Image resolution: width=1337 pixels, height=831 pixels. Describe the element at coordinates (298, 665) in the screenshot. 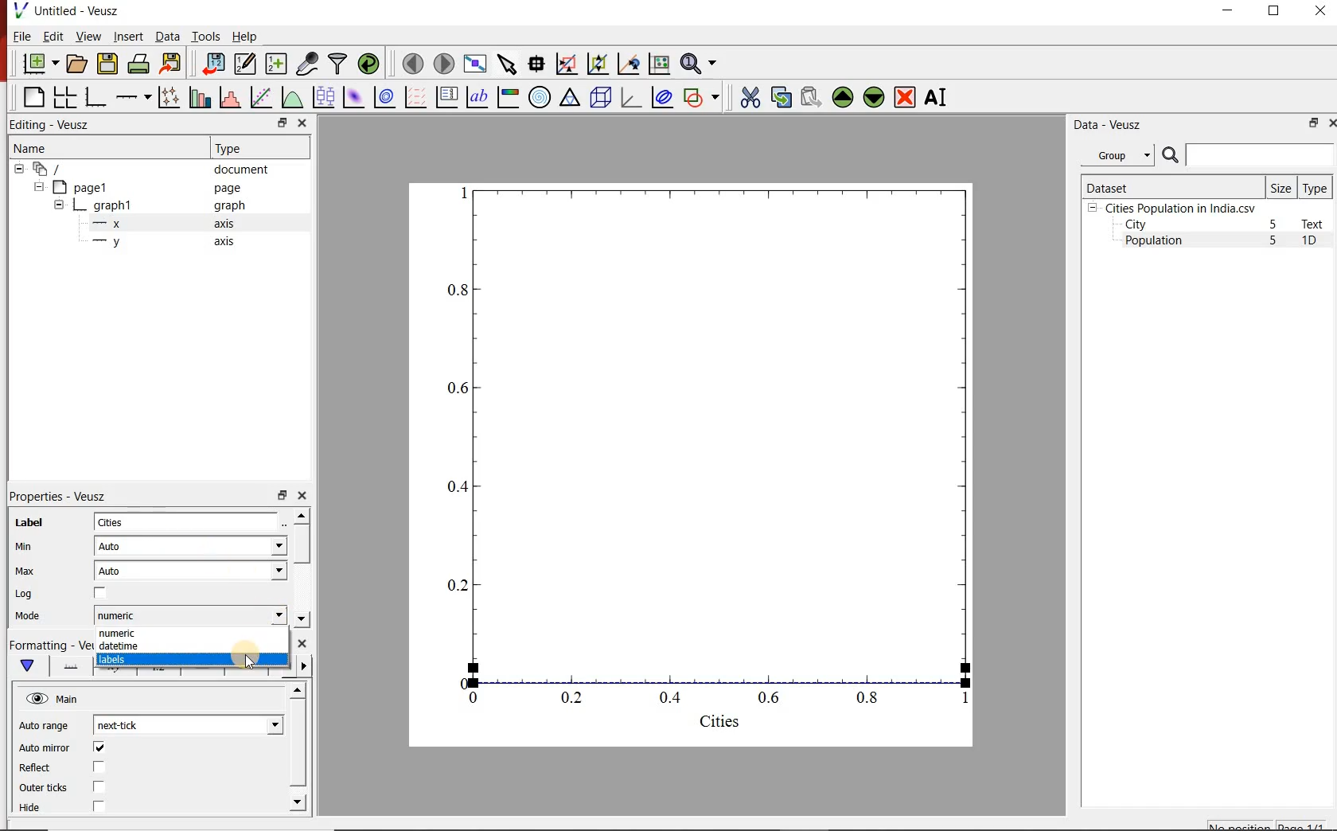

I see `Grid lines` at that location.